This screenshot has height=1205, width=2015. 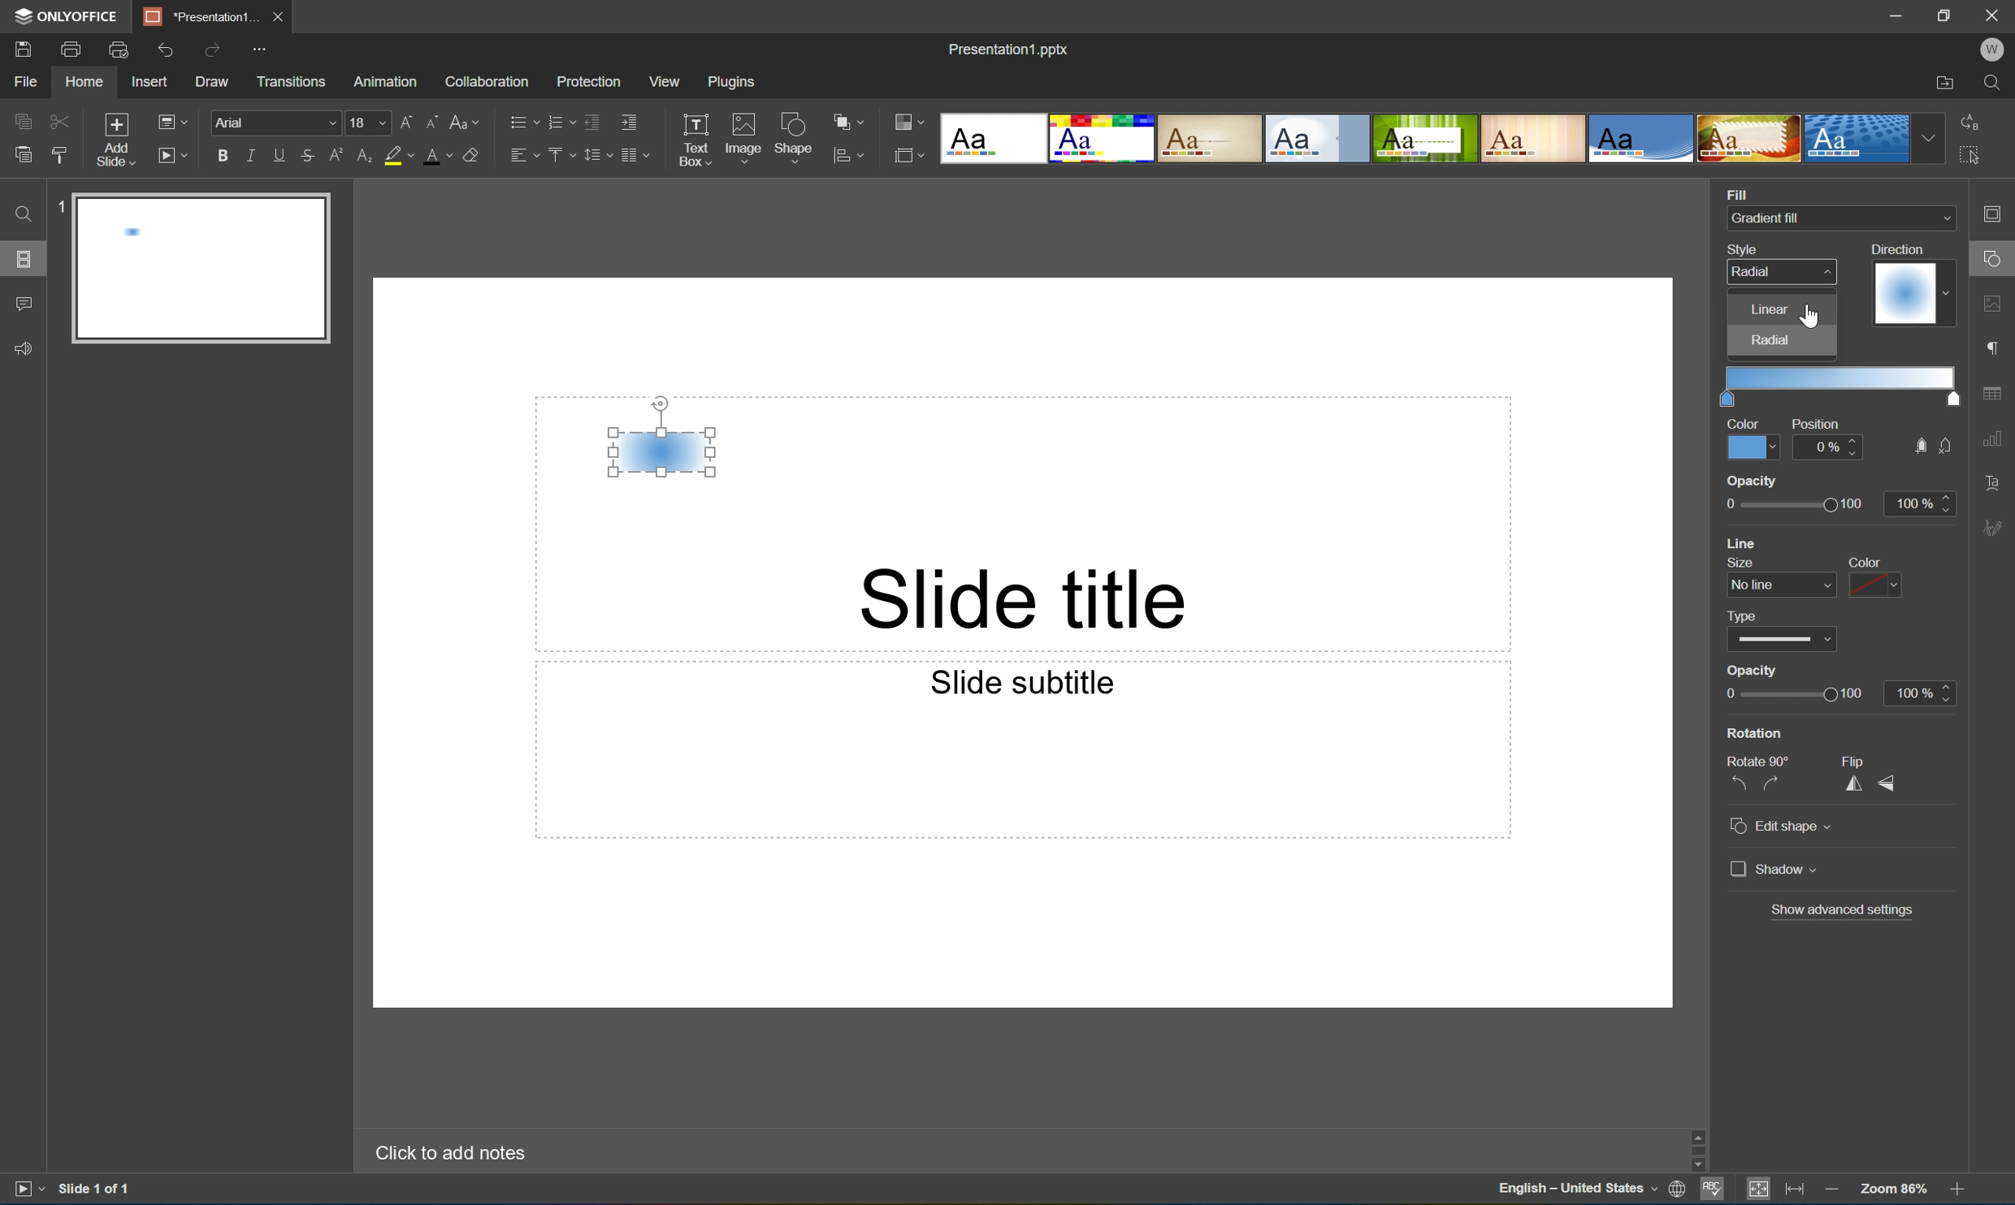 What do you see at coordinates (362, 156) in the screenshot?
I see `Subscript` at bounding box center [362, 156].